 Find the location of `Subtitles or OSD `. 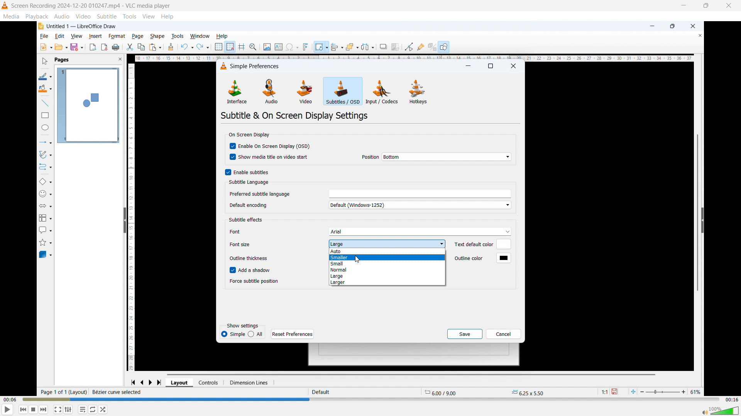

Subtitles or OSD  is located at coordinates (343, 91).